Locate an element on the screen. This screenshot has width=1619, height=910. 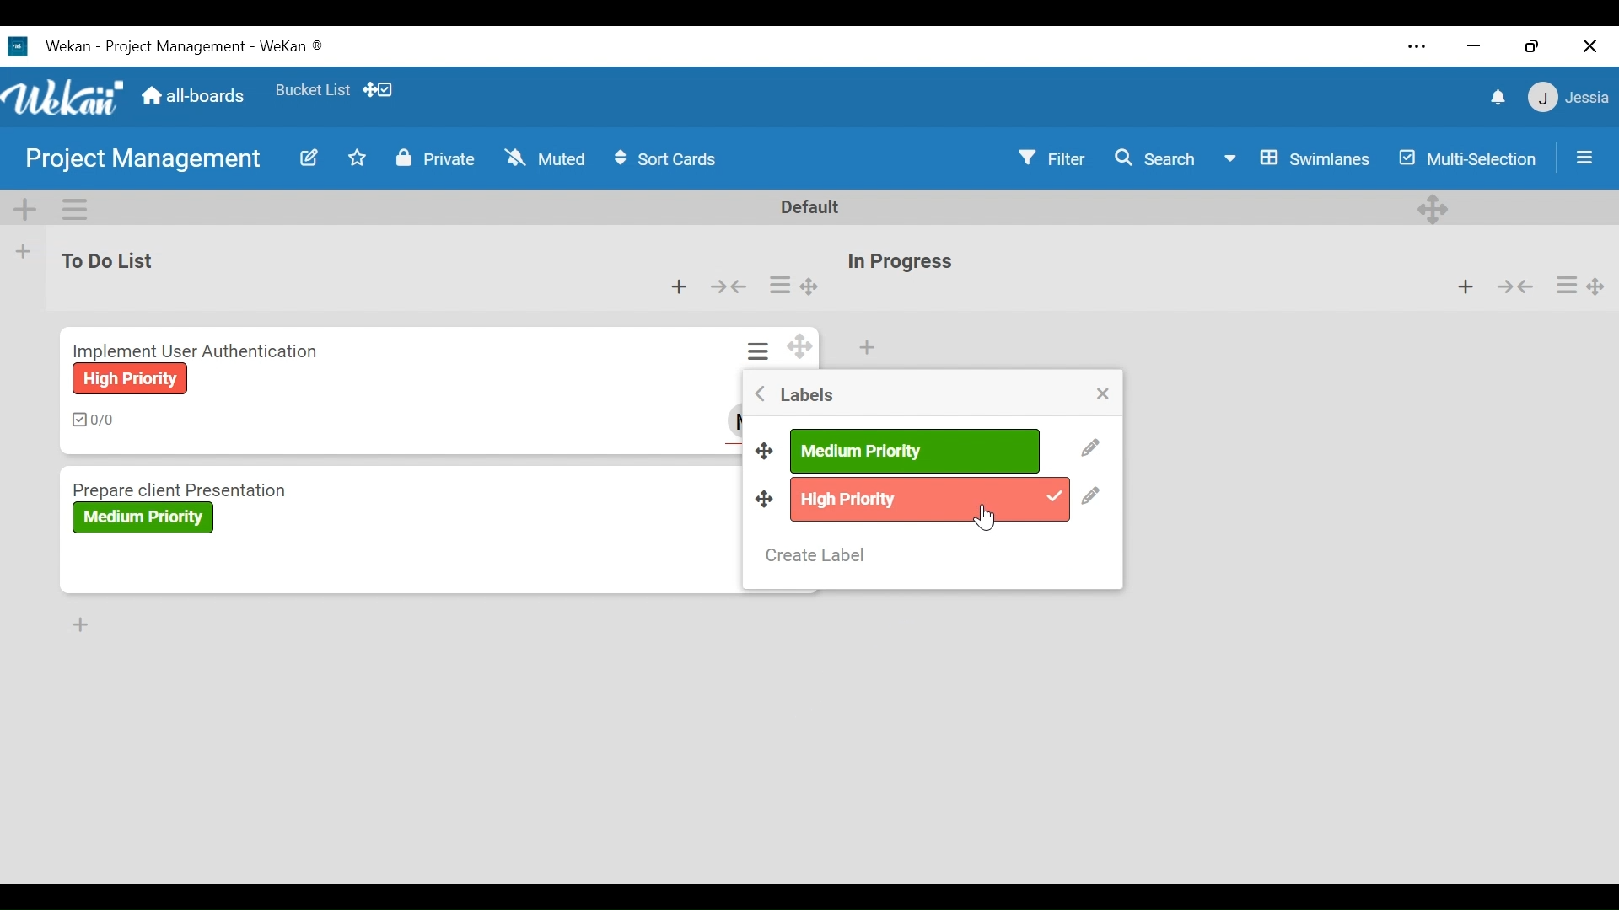
Card Title is located at coordinates (200, 348).